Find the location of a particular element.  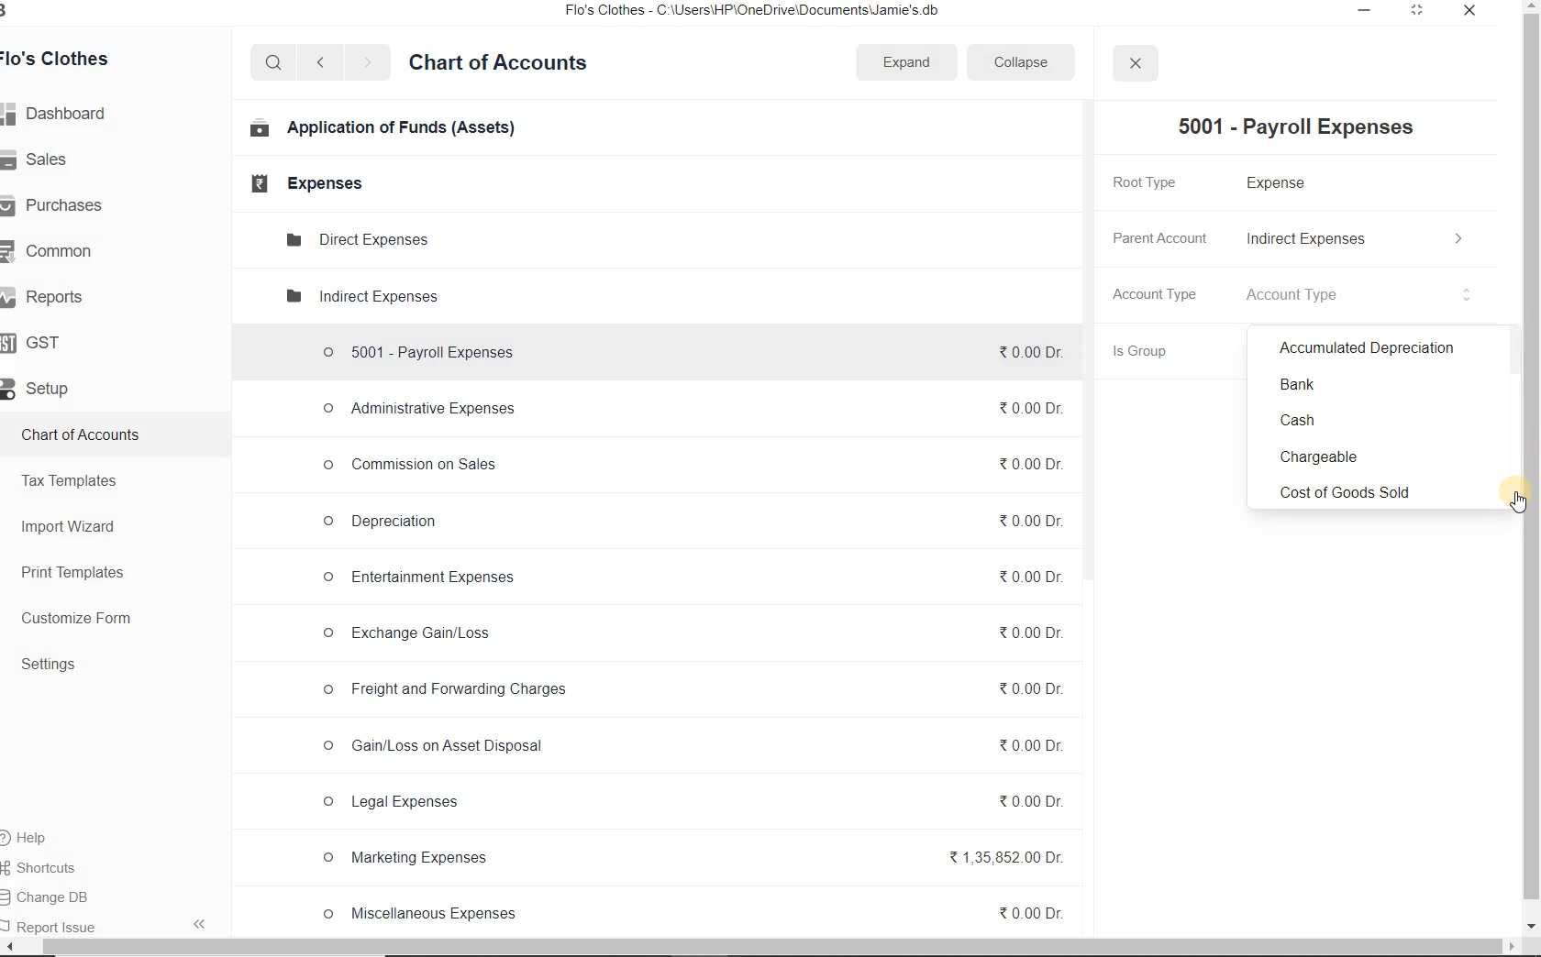

Expense is located at coordinates (1280, 184).